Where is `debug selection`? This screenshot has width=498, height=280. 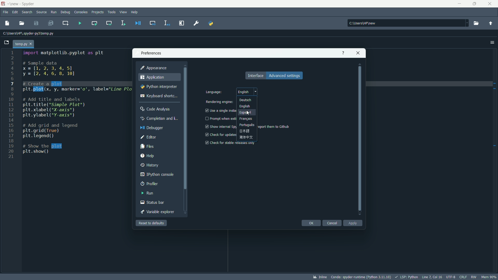 debug selection is located at coordinates (167, 23).